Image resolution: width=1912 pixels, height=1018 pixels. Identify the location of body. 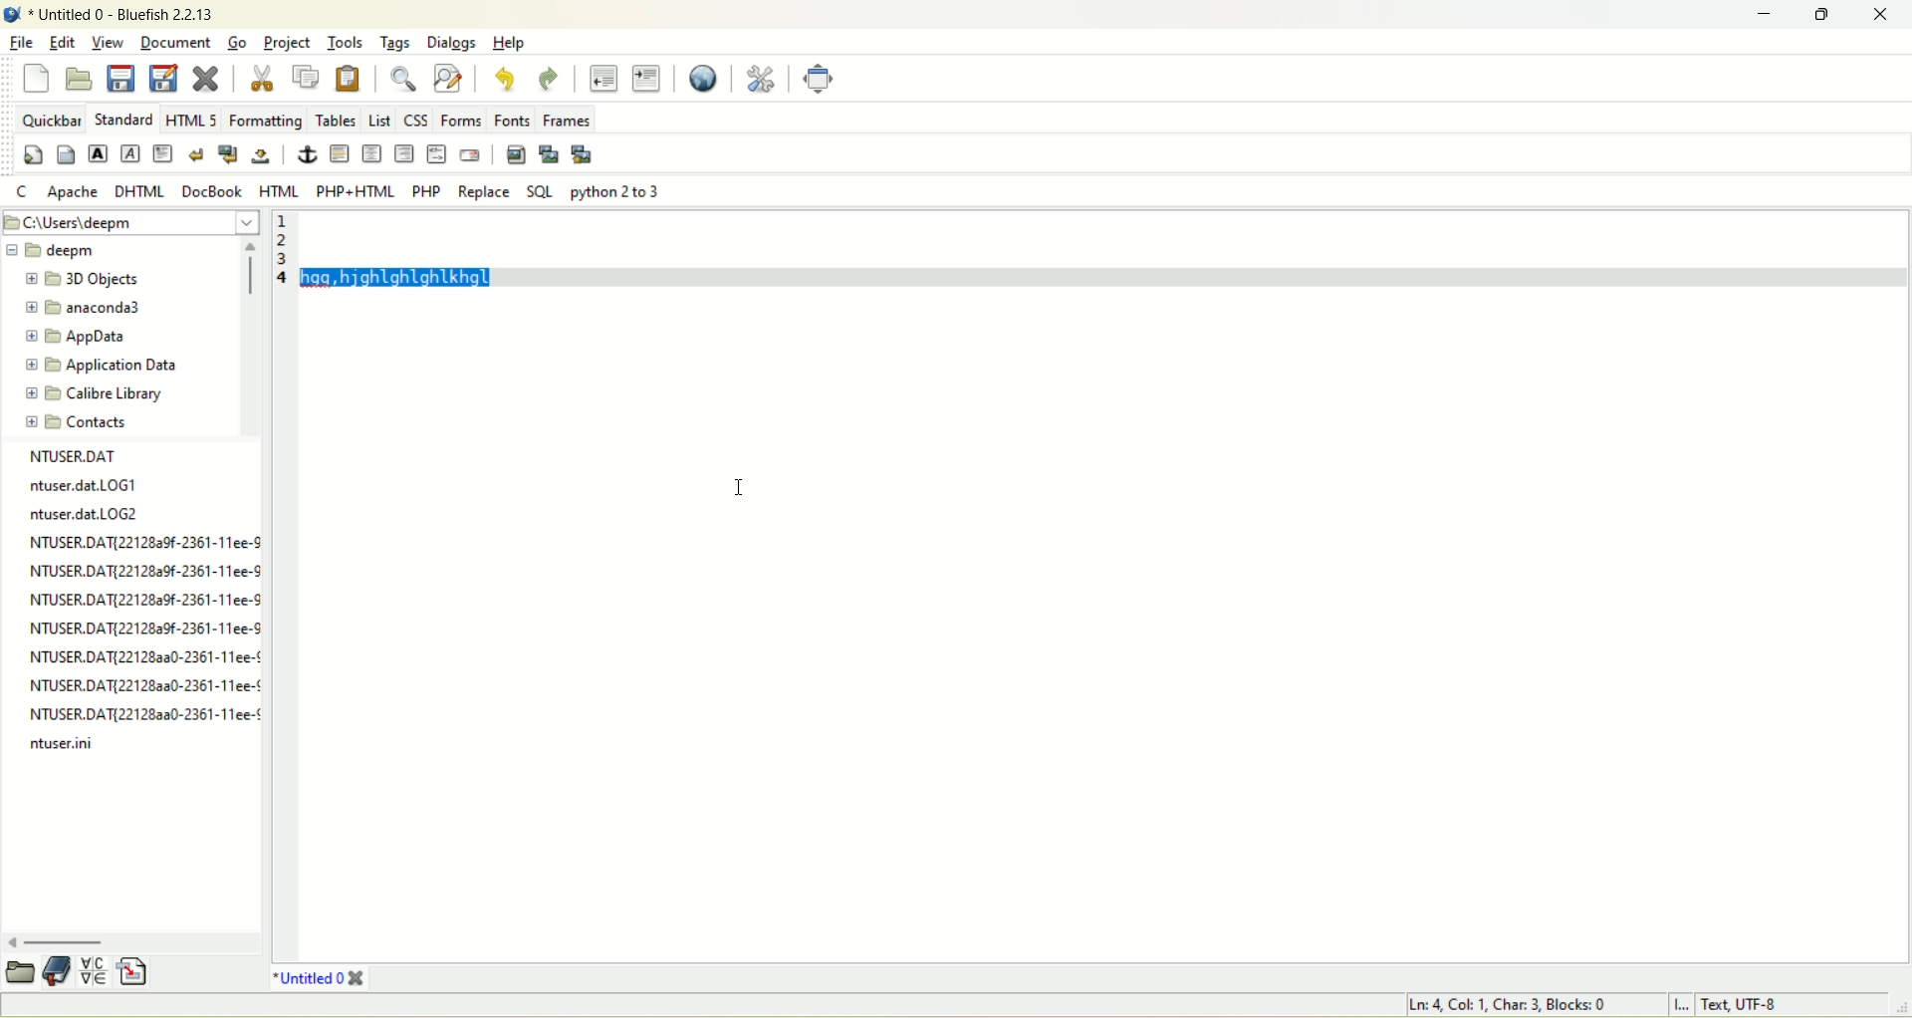
(65, 153).